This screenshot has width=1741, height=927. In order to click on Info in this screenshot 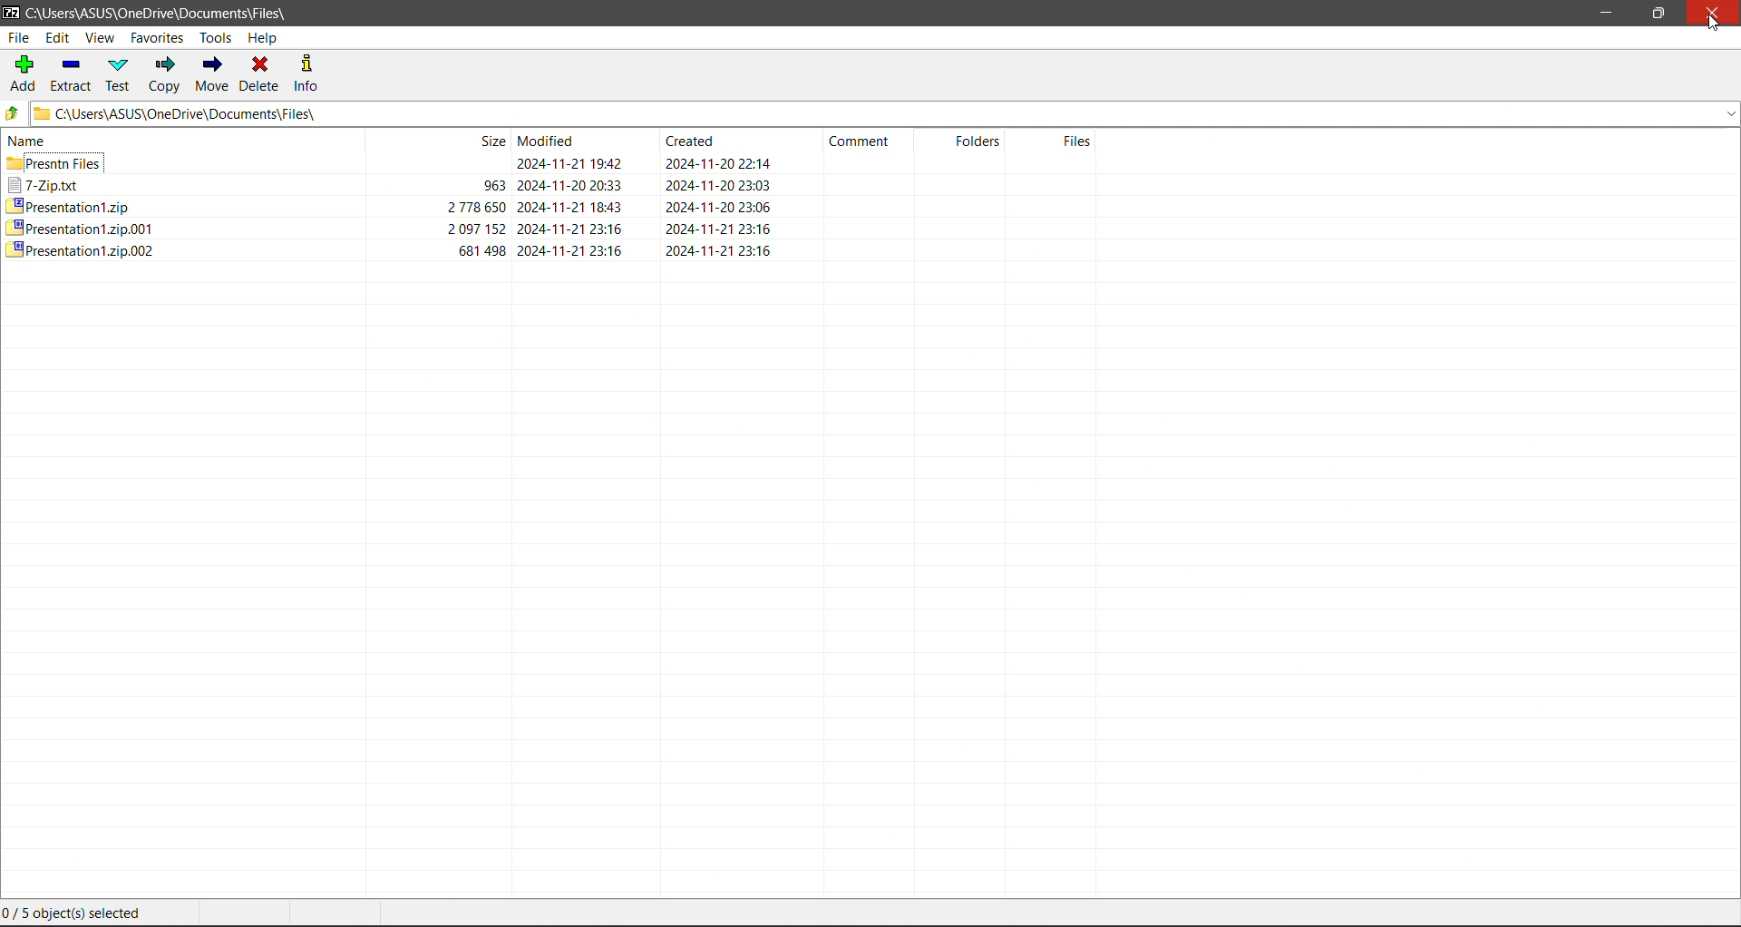, I will do `click(307, 73)`.